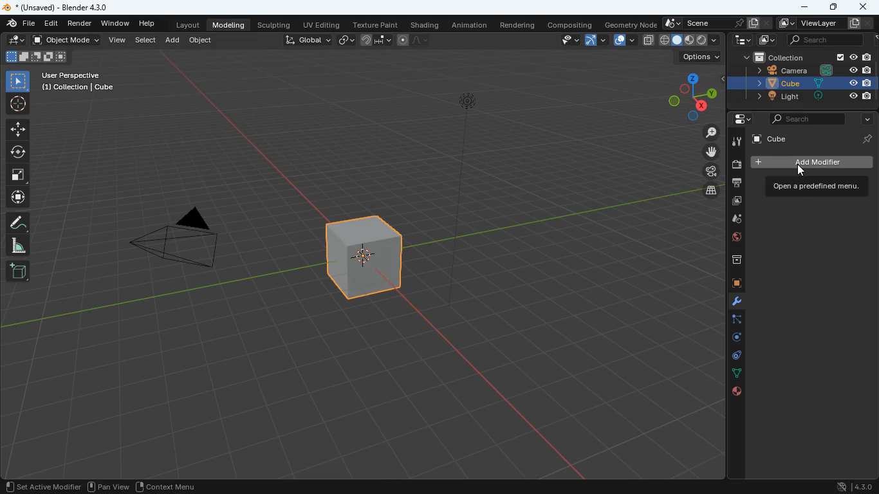  I want to click on photos, so click(735, 202).